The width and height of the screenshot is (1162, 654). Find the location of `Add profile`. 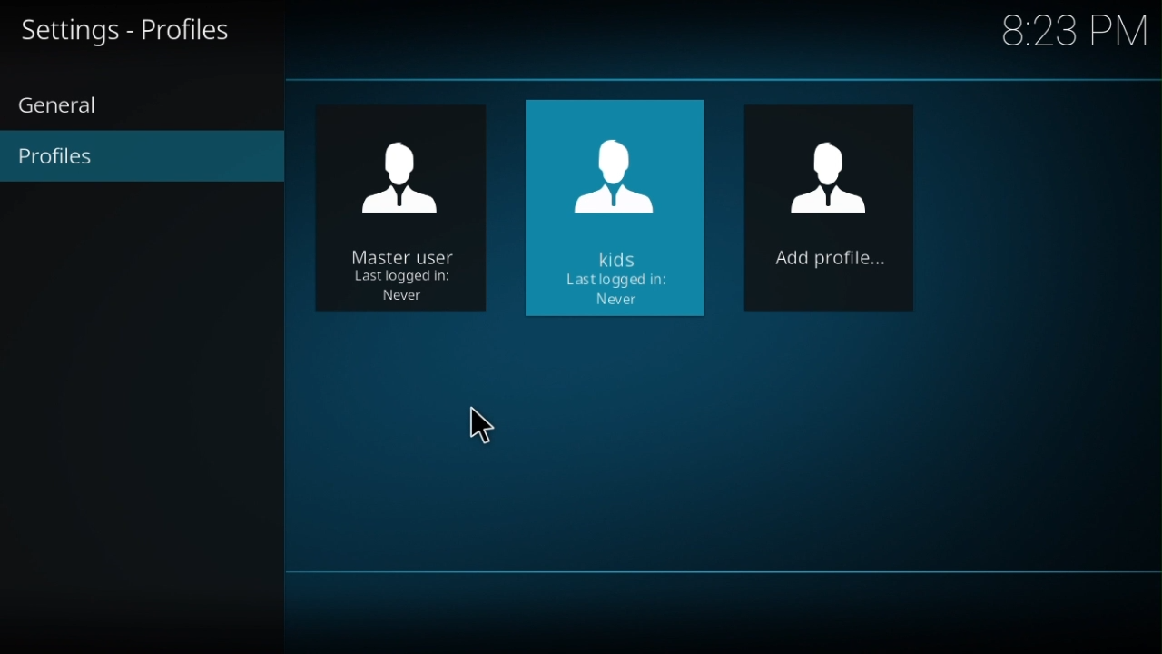

Add profile is located at coordinates (830, 209).